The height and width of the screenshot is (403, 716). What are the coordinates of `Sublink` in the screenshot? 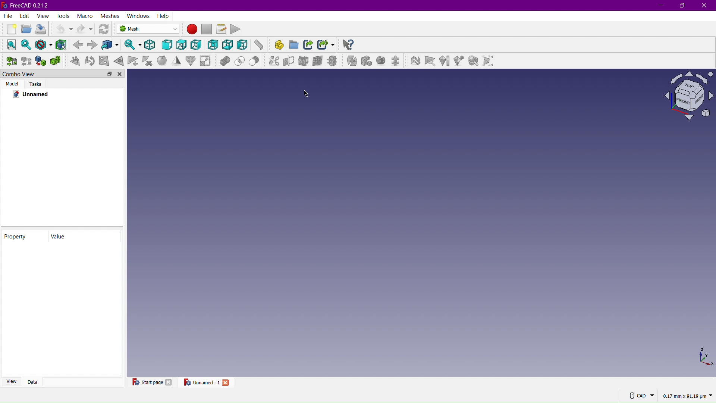 It's located at (326, 46).